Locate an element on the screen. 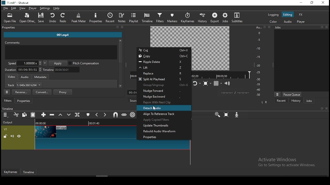  ripple/delete is located at coordinates (163, 62).